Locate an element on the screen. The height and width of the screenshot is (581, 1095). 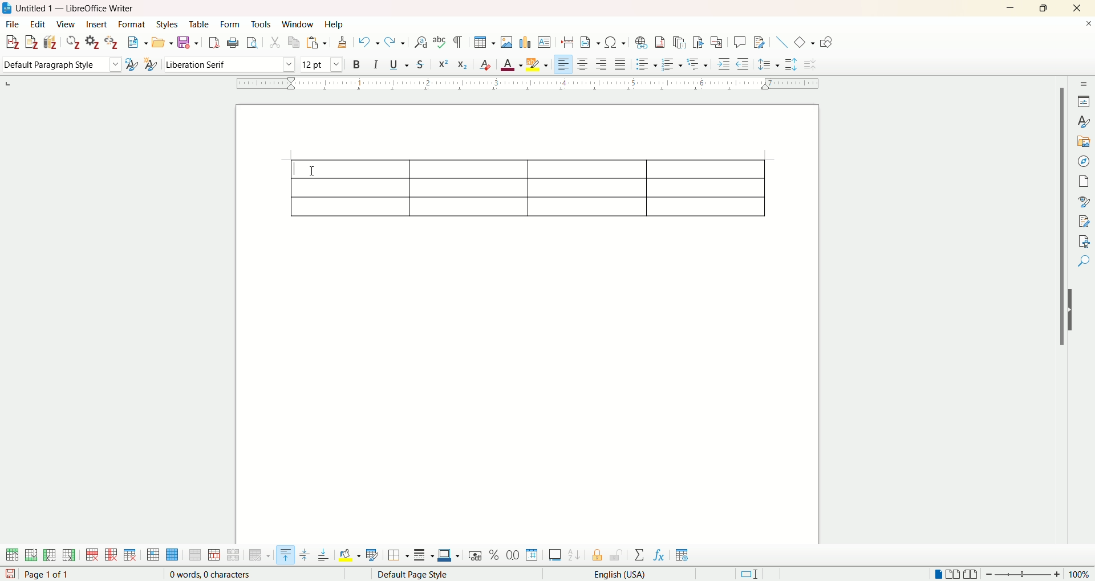
properties is located at coordinates (1083, 103).